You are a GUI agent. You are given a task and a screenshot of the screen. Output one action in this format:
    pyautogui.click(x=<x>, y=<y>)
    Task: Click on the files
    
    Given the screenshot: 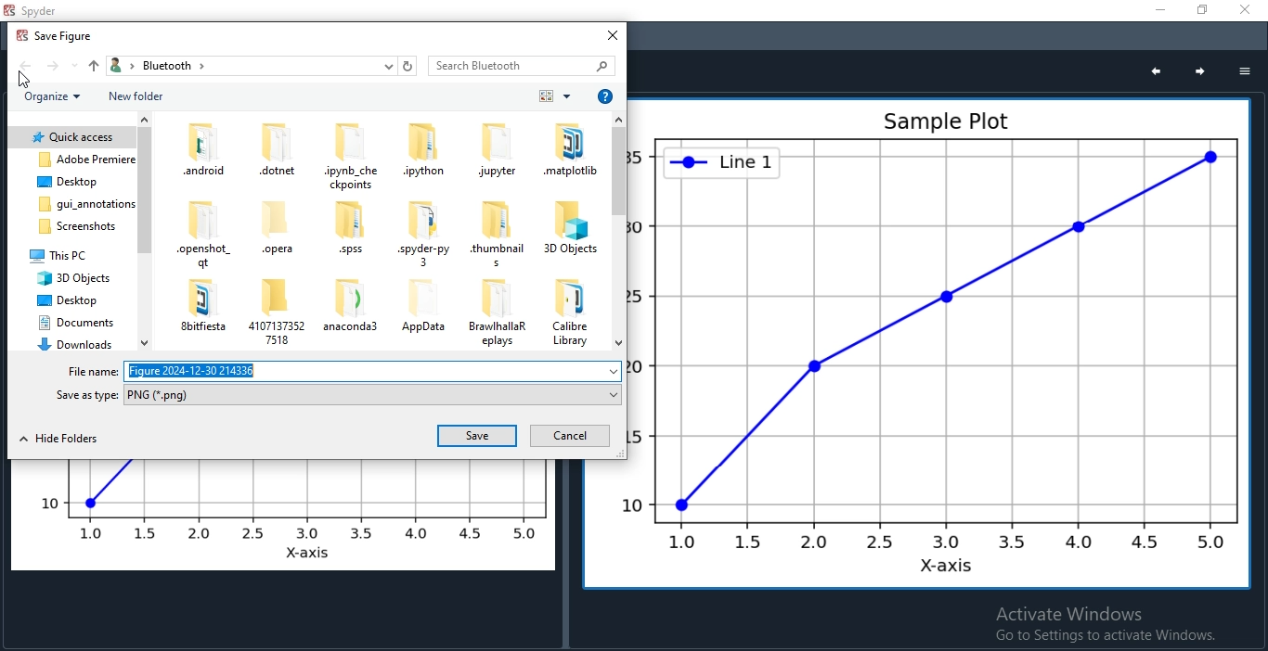 What is the action you would take?
    pyautogui.click(x=570, y=153)
    